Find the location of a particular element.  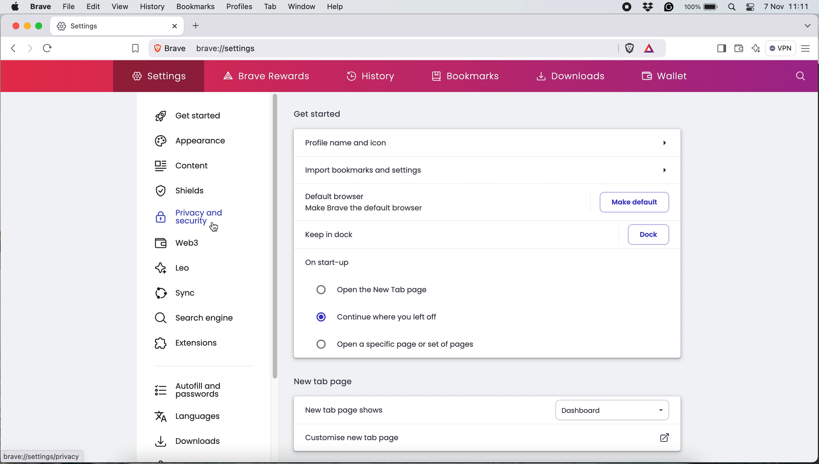

wallet is located at coordinates (675, 77).